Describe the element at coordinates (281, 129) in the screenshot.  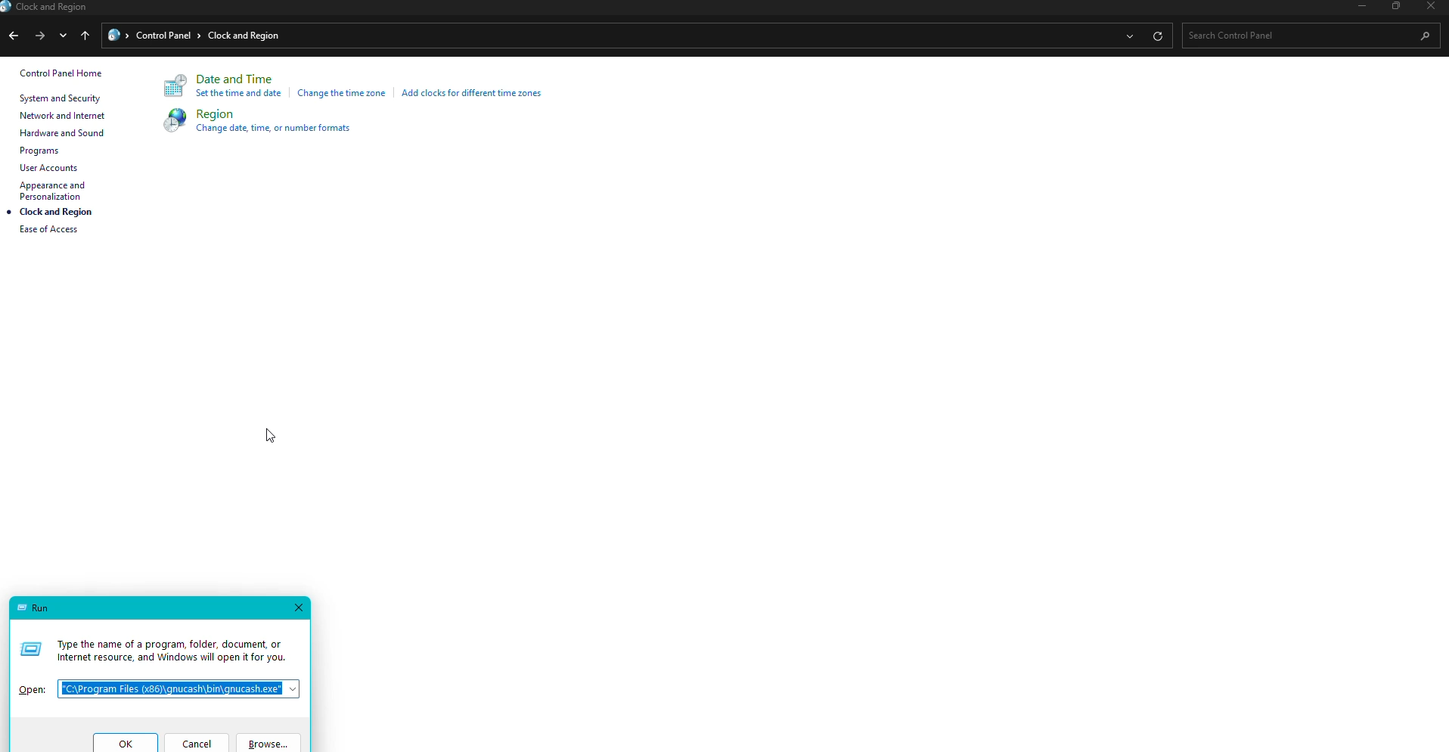
I see `Change date, time` at that location.